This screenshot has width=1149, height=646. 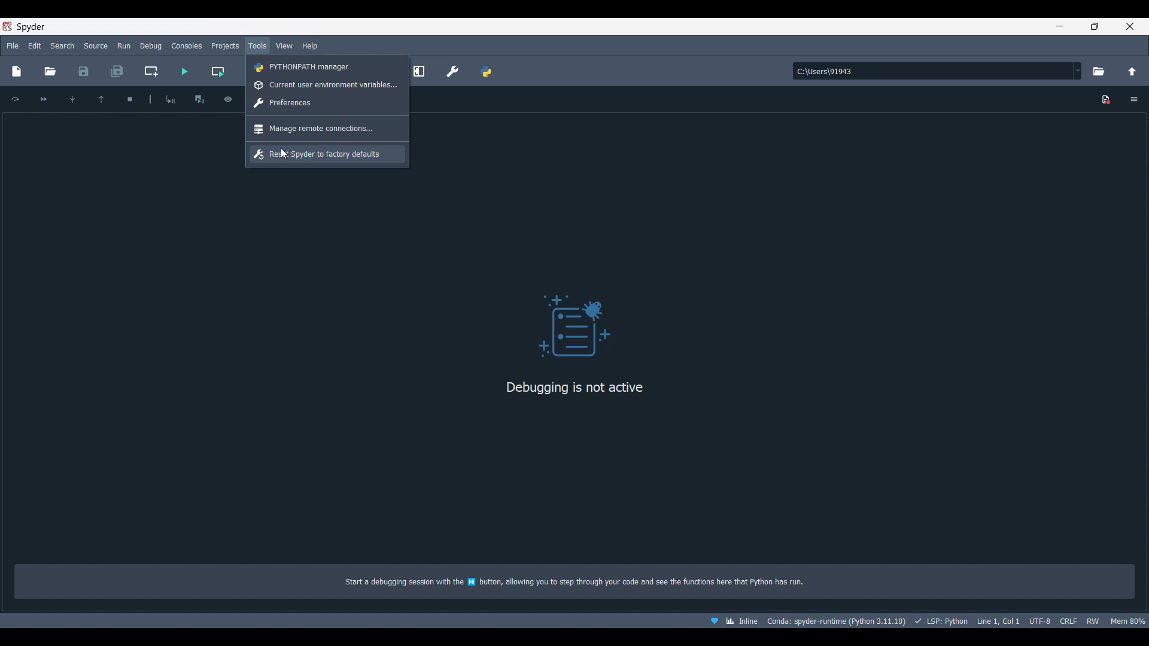 I want to click on Panel logo and description, so click(x=577, y=367).